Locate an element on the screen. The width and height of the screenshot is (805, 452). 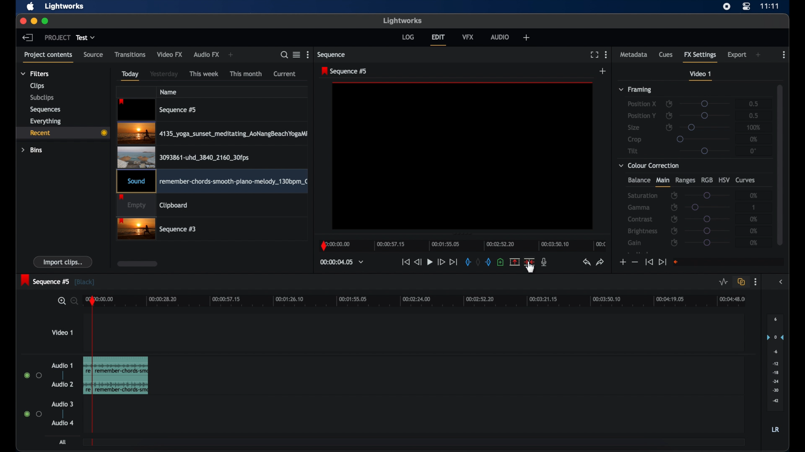
test dropdown is located at coordinates (86, 38).